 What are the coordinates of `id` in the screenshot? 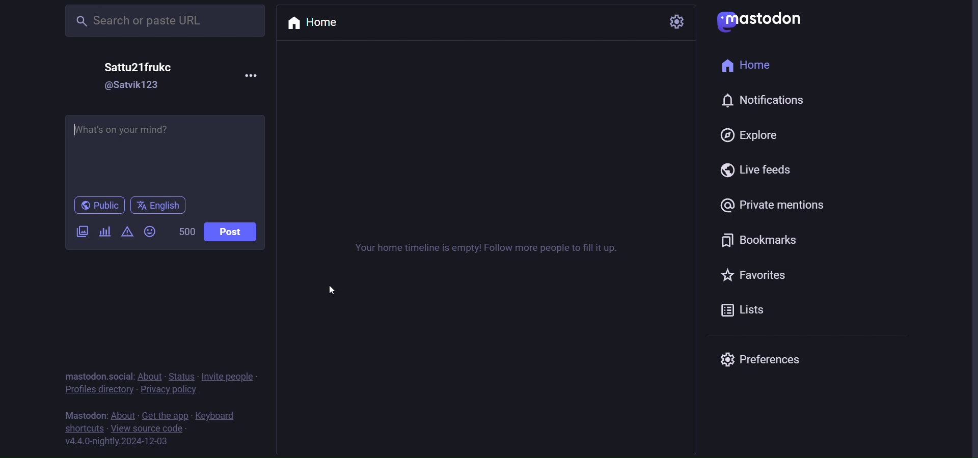 It's located at (136, 85).